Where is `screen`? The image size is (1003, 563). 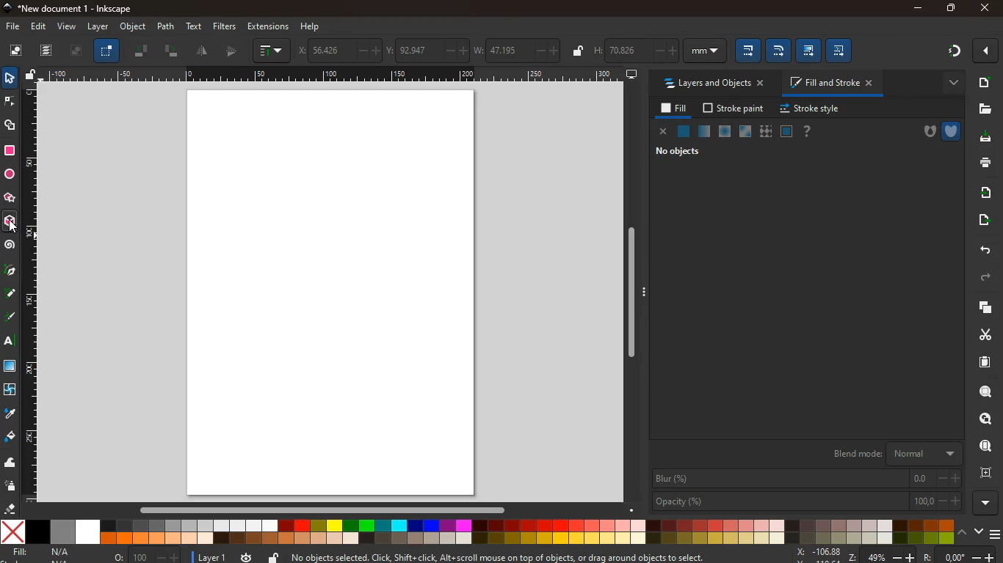
screen is located at coordinates (12, 368).